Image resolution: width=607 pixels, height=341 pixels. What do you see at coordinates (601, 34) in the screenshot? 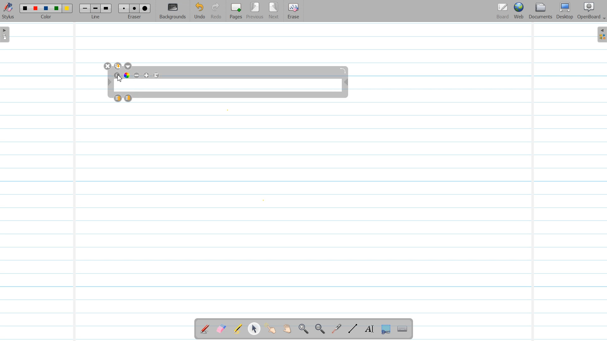
I see `Sidebar ` at bounding box center [601, 34].